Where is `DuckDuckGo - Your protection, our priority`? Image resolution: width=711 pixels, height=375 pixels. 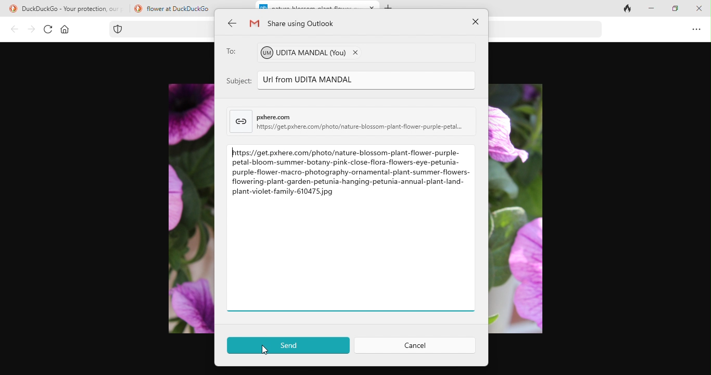
DuckDuckGo - Your protection, our priority is located at coordinates (75, 9).